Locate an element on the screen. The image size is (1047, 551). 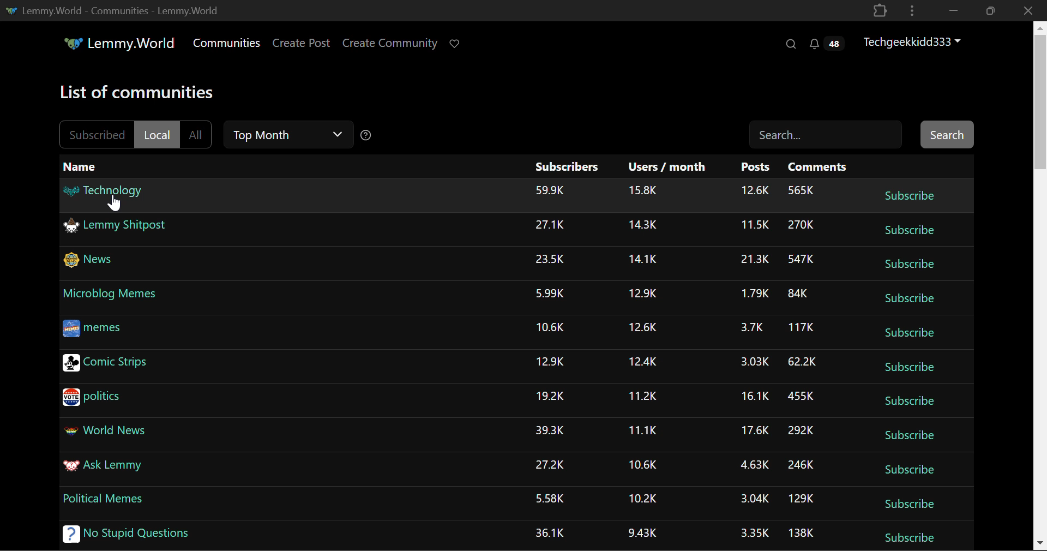
Subscribe is located at coordinates (911, 505).